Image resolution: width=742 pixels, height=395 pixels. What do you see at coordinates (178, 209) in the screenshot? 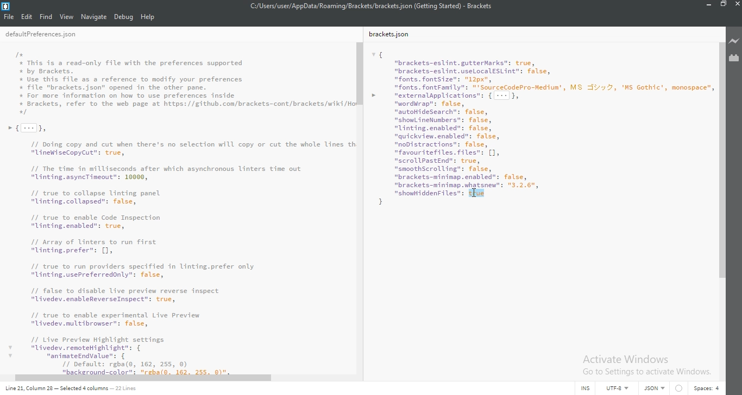
I see `I+# This is a read-only file with the preferences supported# by Brackets.Use this file as a reference to modify your preferences+ file "brackets.json" opened in the other pane.* For more information on how to use preferences inside+ Brackets, refer to the web page at https://github.con/brackets-cont/brackets/wiki/H+»{[-]}// Doing copy and cut when there's no selection will copy or cut the whole Lines t“LineWiseCopyCut": true,// The time in milliseconds after which asynchronous linters time out"linting.asyncTineout": 10000,// true to collapse linting panel"linting.collapsed”: false,// true to enable Code Inspection"linting.enabled": true,71 Array of inters to run first"Unting.prefer"s [1// true to run providers specified in linting.prefer only"linting.usePreferredonly": false,// false to disable live preview reverse inspect"ivedev. enableReverseInspect”: true,11 true to enable experimental Live Preview"Livedev.multibrowser": false,/1 Live Preview Highlight settingsv "livedev.remoteHighlight": {v “aninateEndvalue: {// Default: rgba(o, 162, 255, 0)21` at bounding box center [178, 209].